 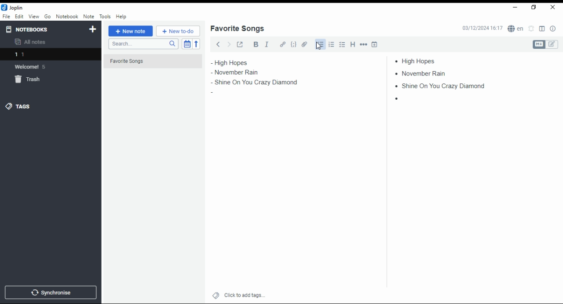 What do you see at coordinates (18, 106) in the screenshot?
I see `tags` at bounding box center [18, 106].